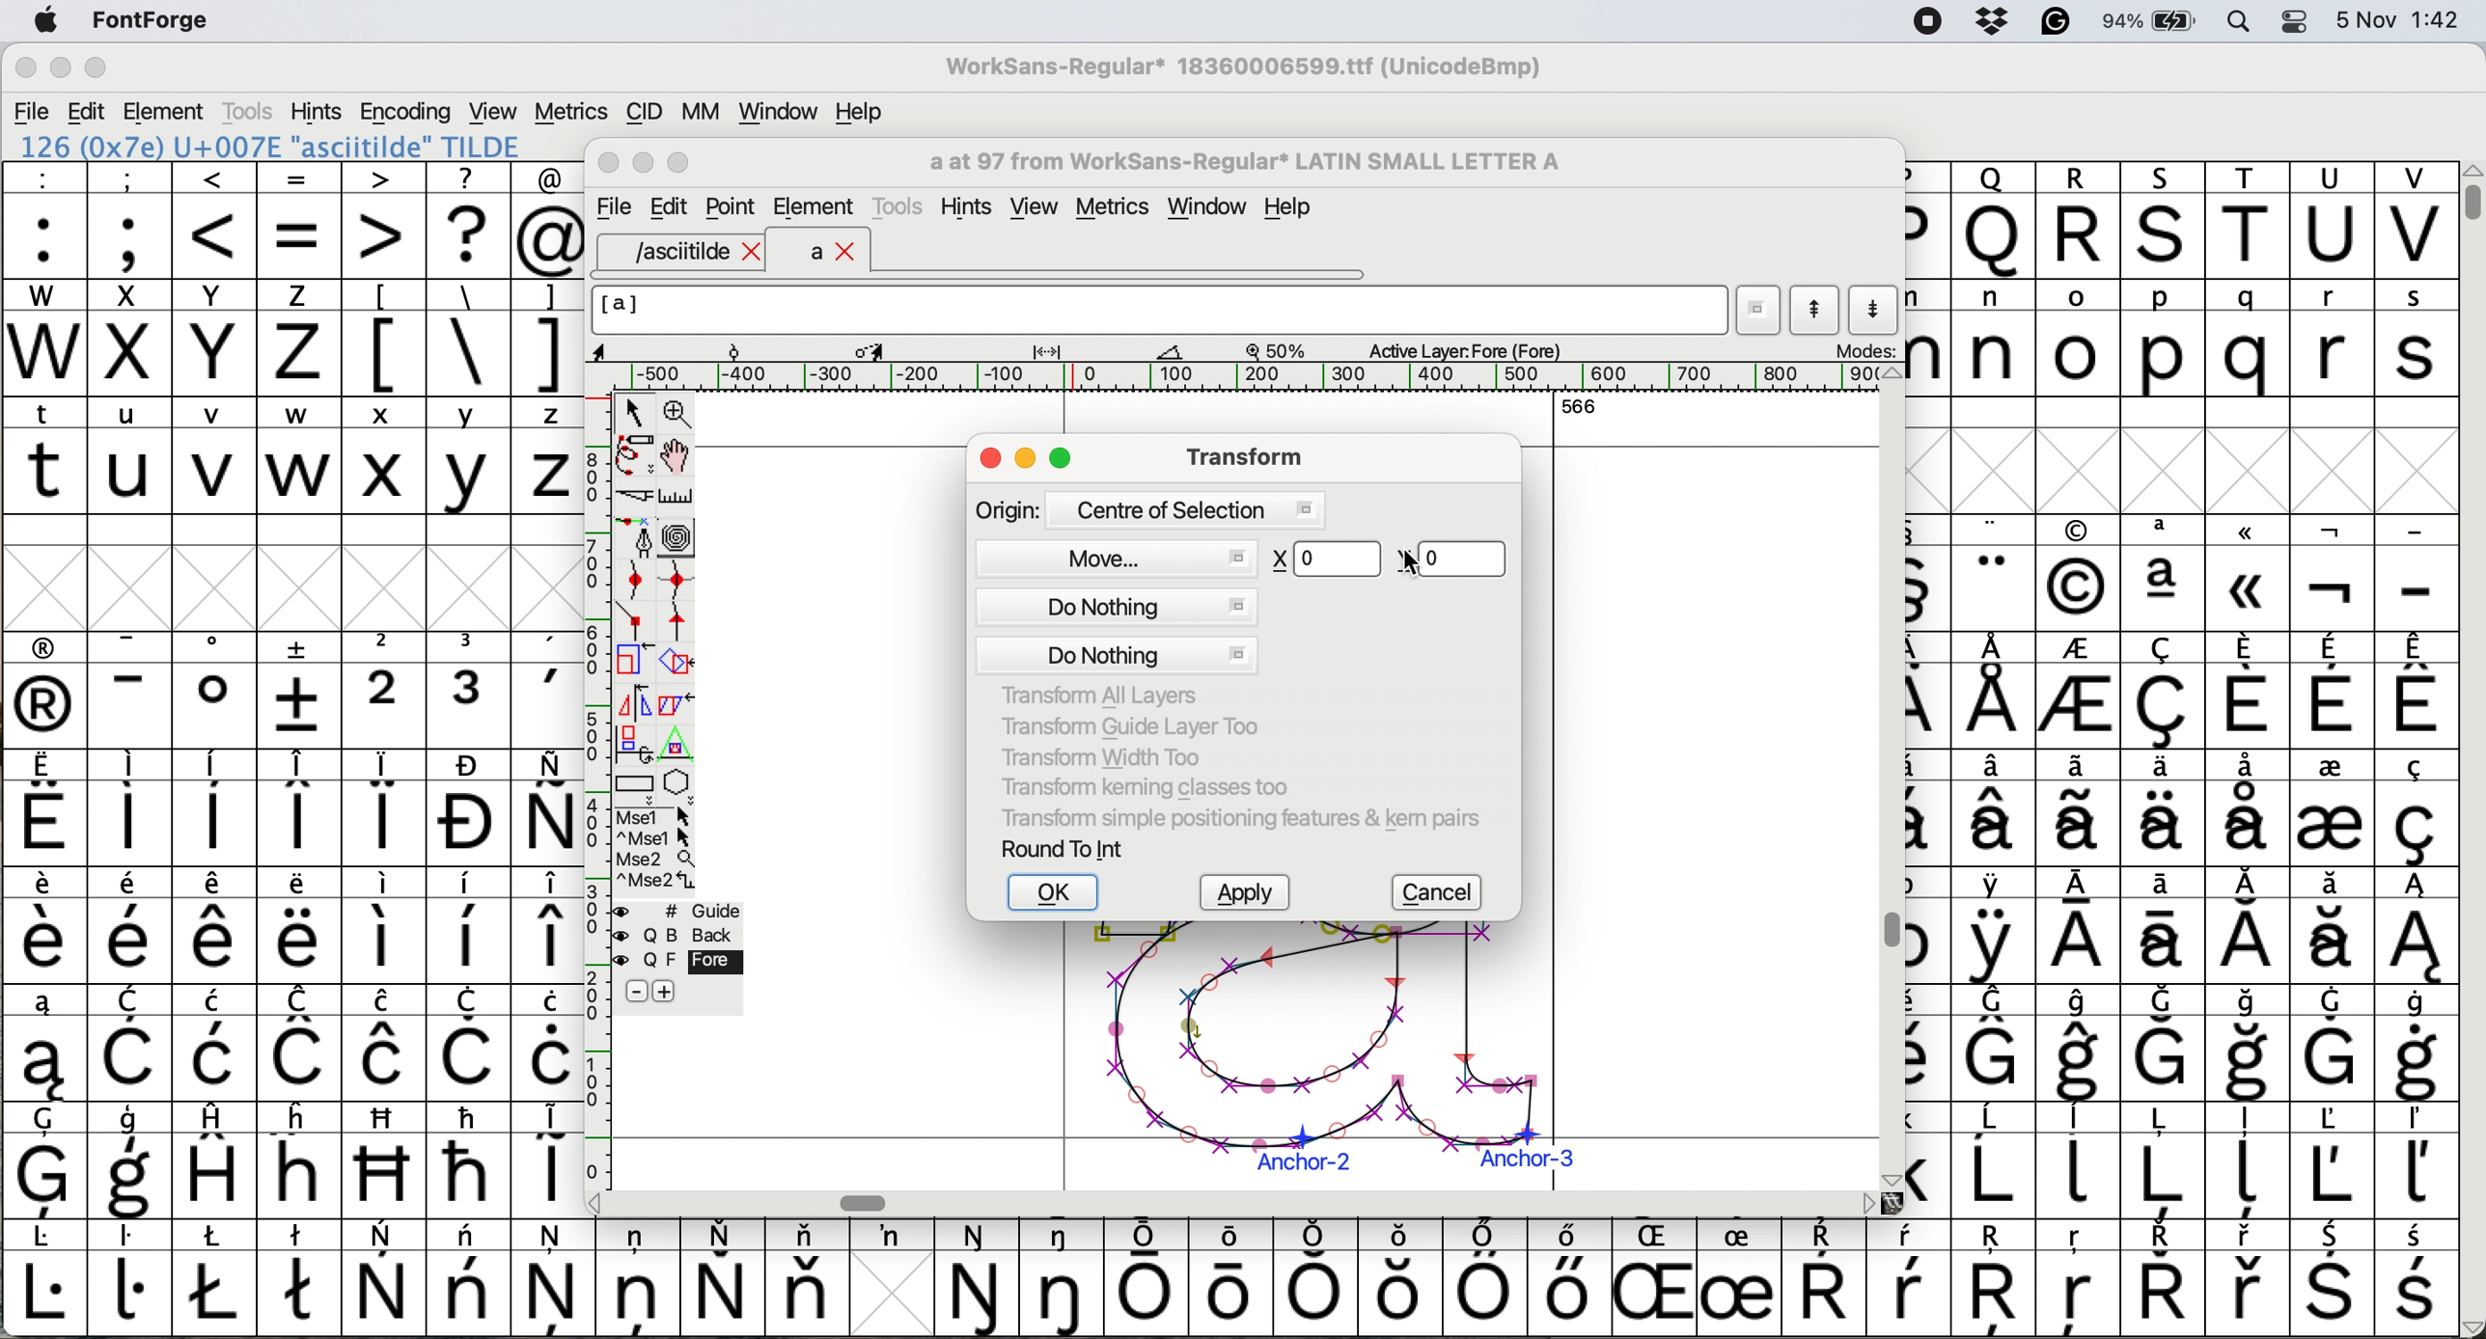 This screenshot has width=2486, height=1339. Describe the element at coordinates (131, 1162) in the screenshot. I see `symbol` at that location.